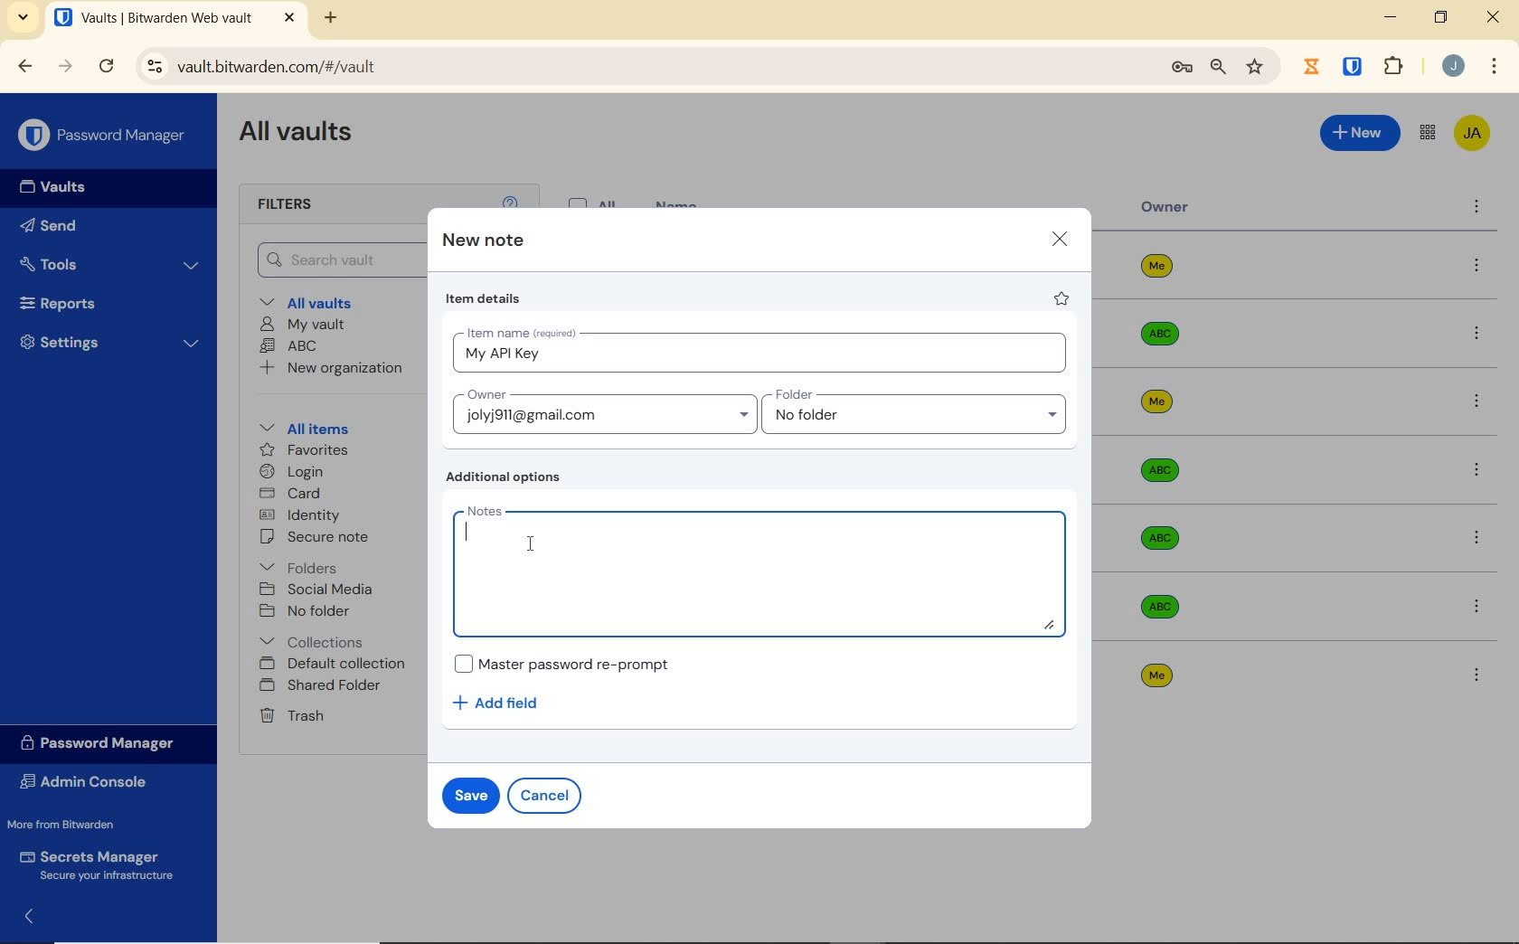 Image resolution: width=1519 pixels, height=944 pixels. Describe the element at coordinates (1476, 470) in the screenshot. I see `more options` at that location.